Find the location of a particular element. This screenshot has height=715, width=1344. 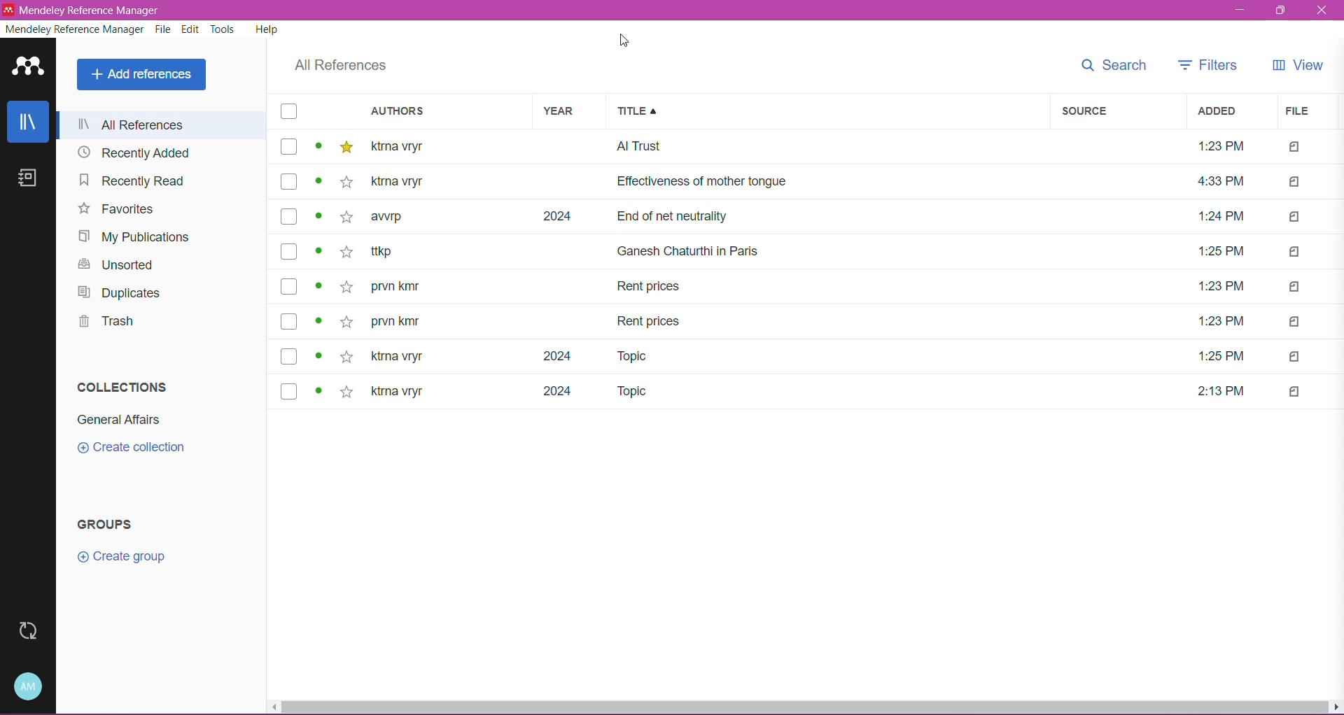

Edit is located at coordinates (192, 29).